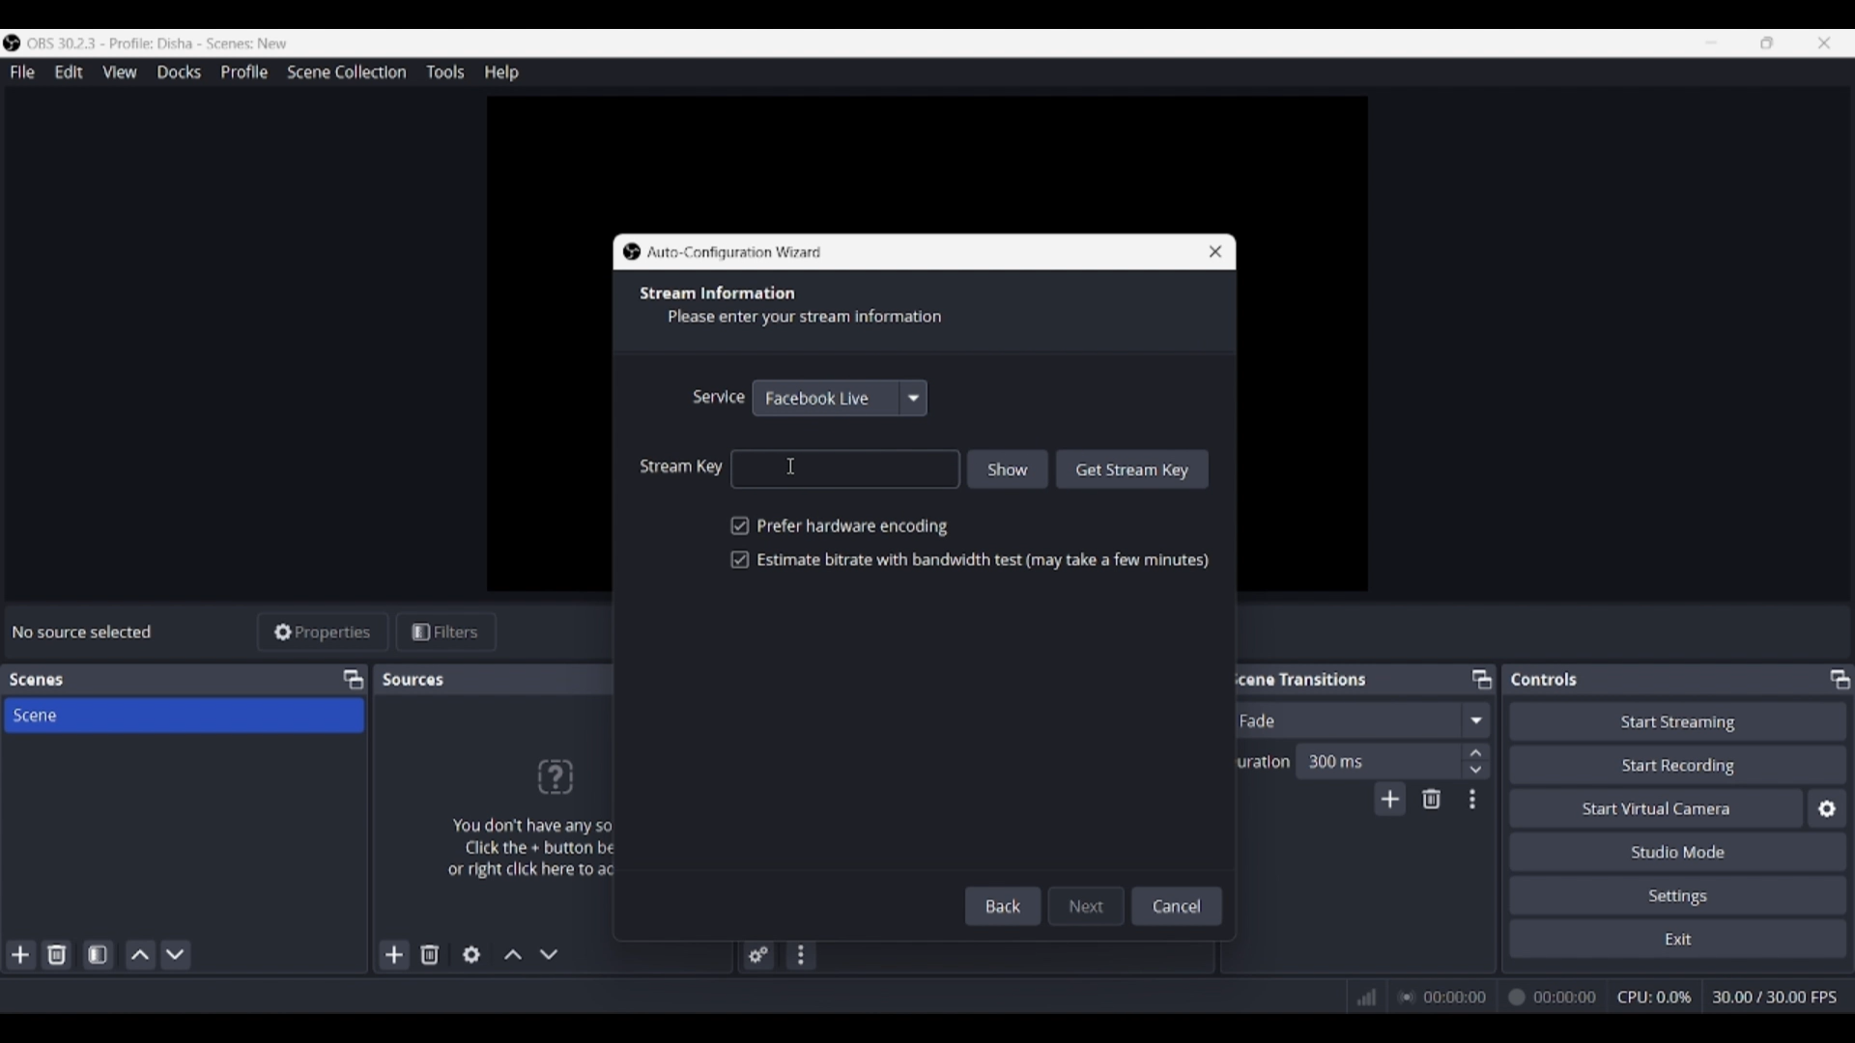 This screenshot has height=1043, width=1855. I want to click on Add source, so click(395, 954).